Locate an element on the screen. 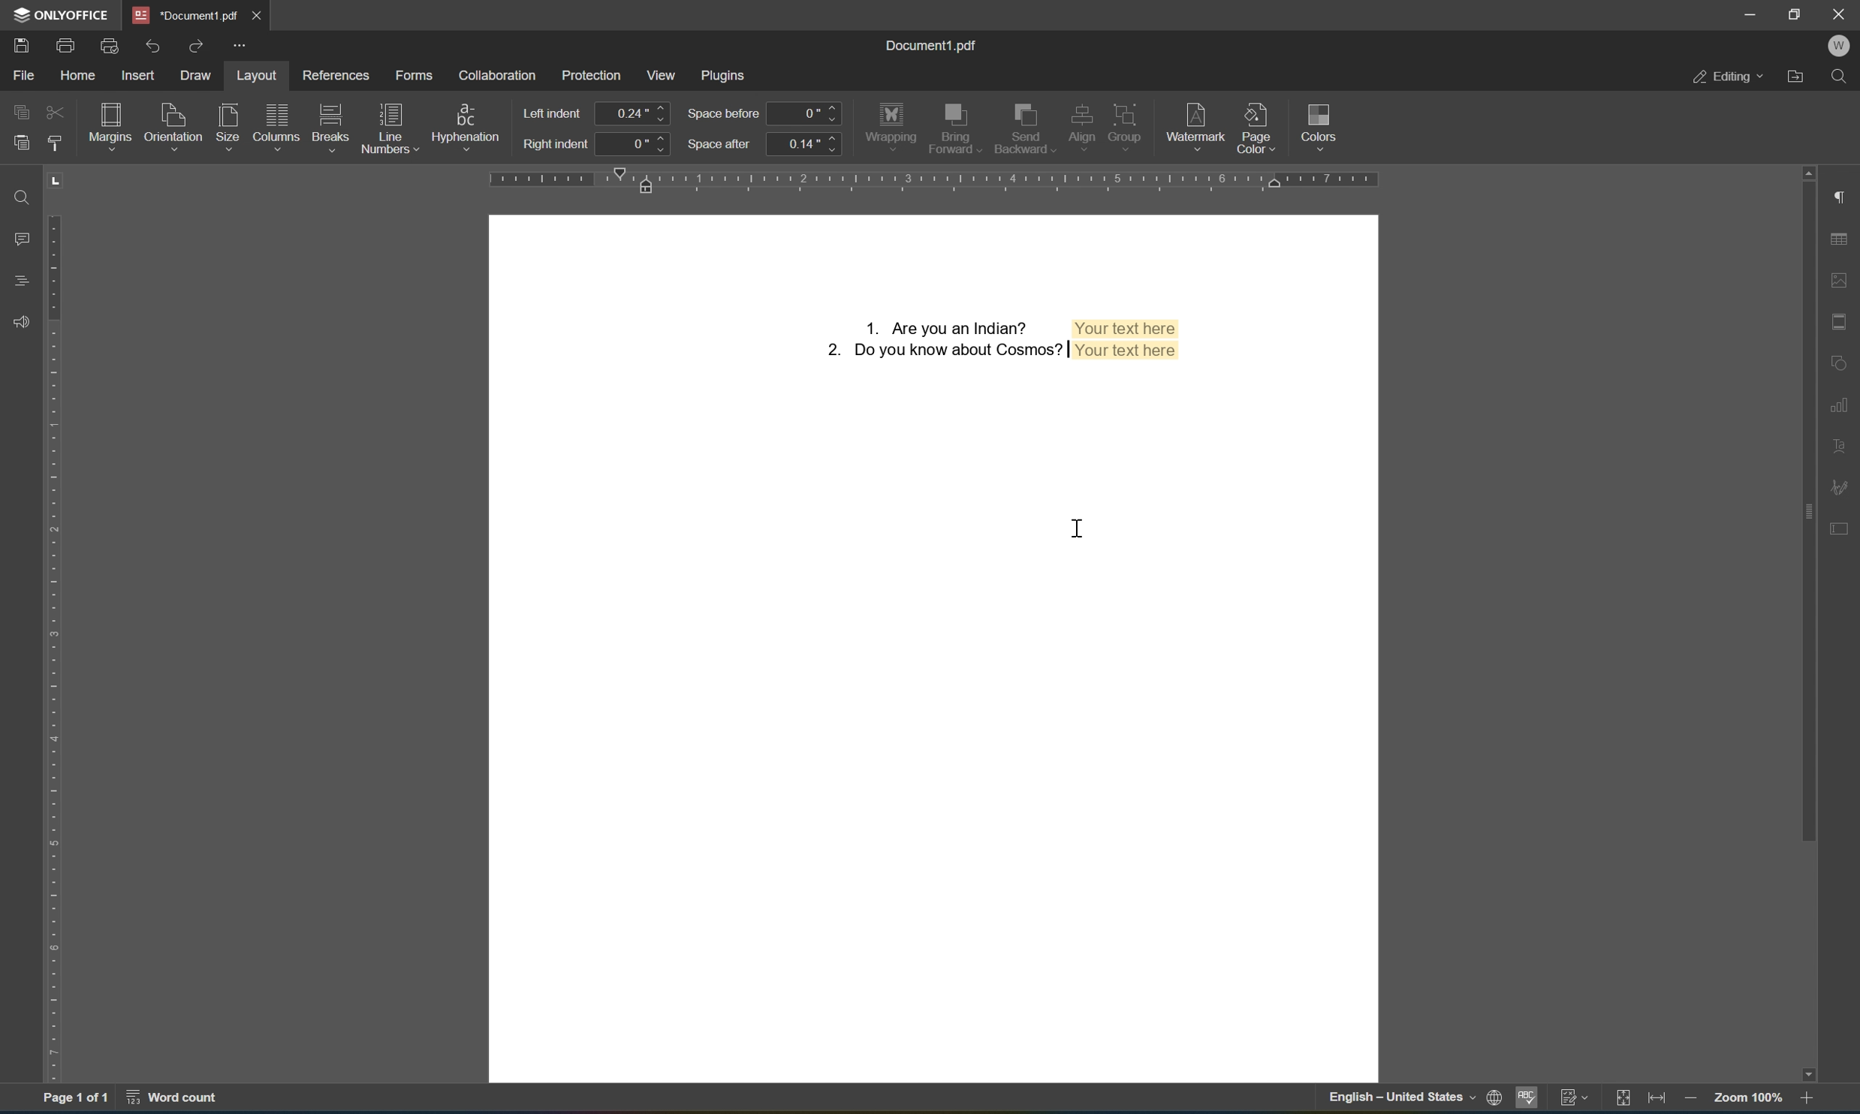 The image size is (1860, 1114). colors is located at coordinates (1319, 125).